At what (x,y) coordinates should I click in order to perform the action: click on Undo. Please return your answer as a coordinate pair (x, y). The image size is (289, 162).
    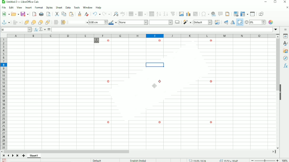
    Looking at the image, I should click on (96, 14).